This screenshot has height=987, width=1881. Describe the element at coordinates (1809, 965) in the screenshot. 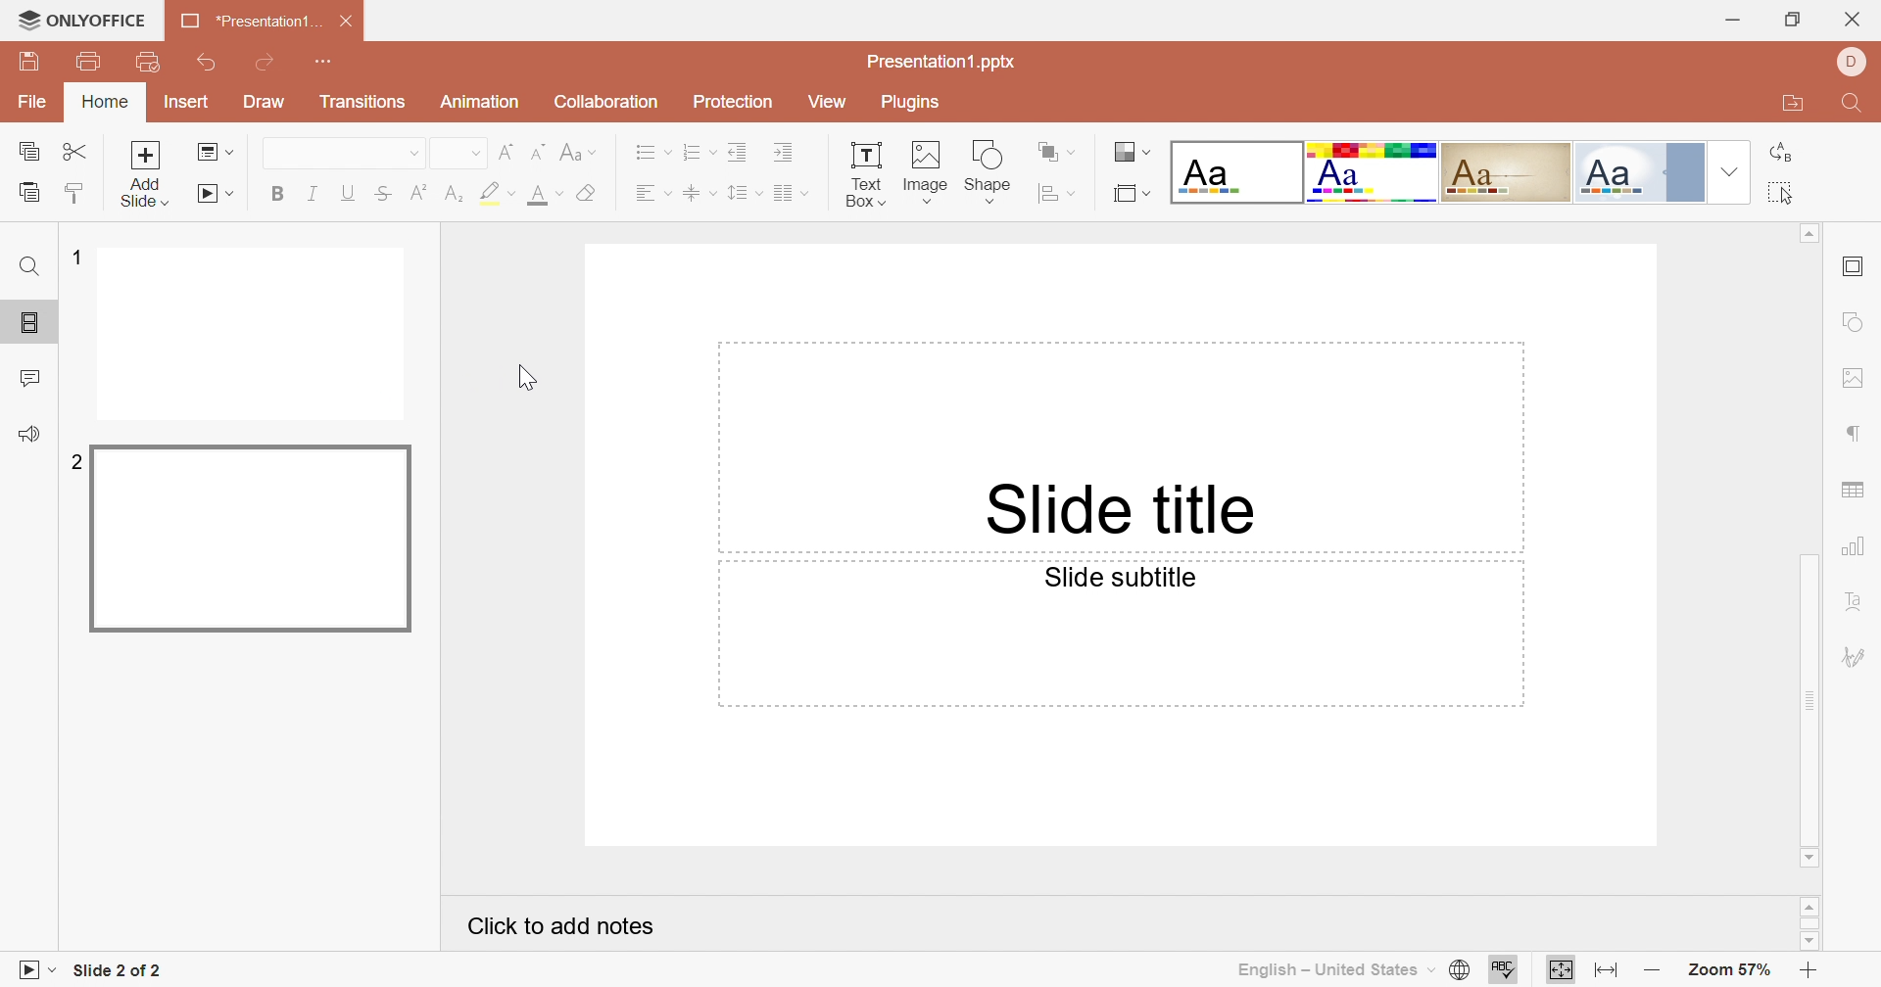

I see `Zoom in` at that location.